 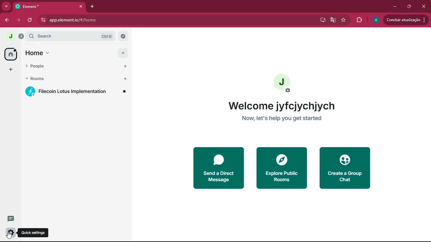 I want to click on people, so click(x=42, y=66).